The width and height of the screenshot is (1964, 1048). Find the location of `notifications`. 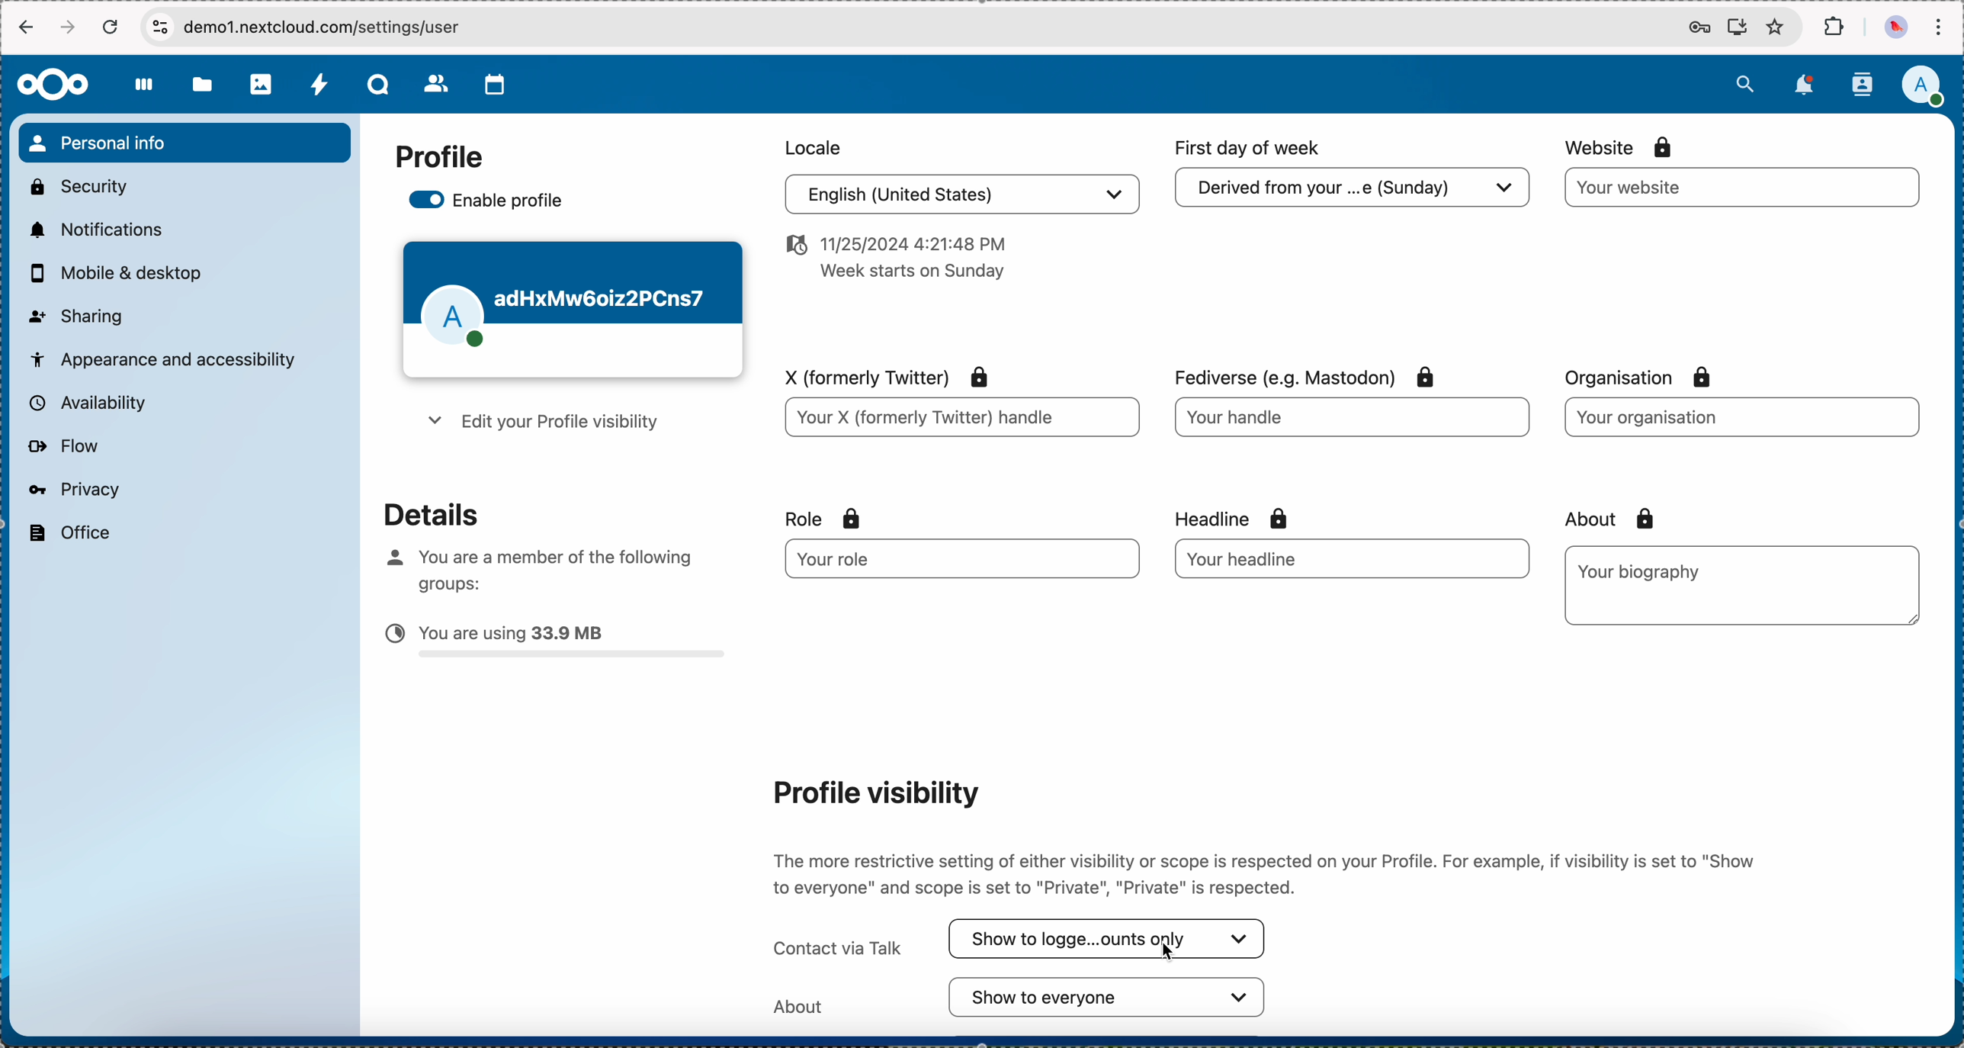

notifications is located at coordinates (93, 229).